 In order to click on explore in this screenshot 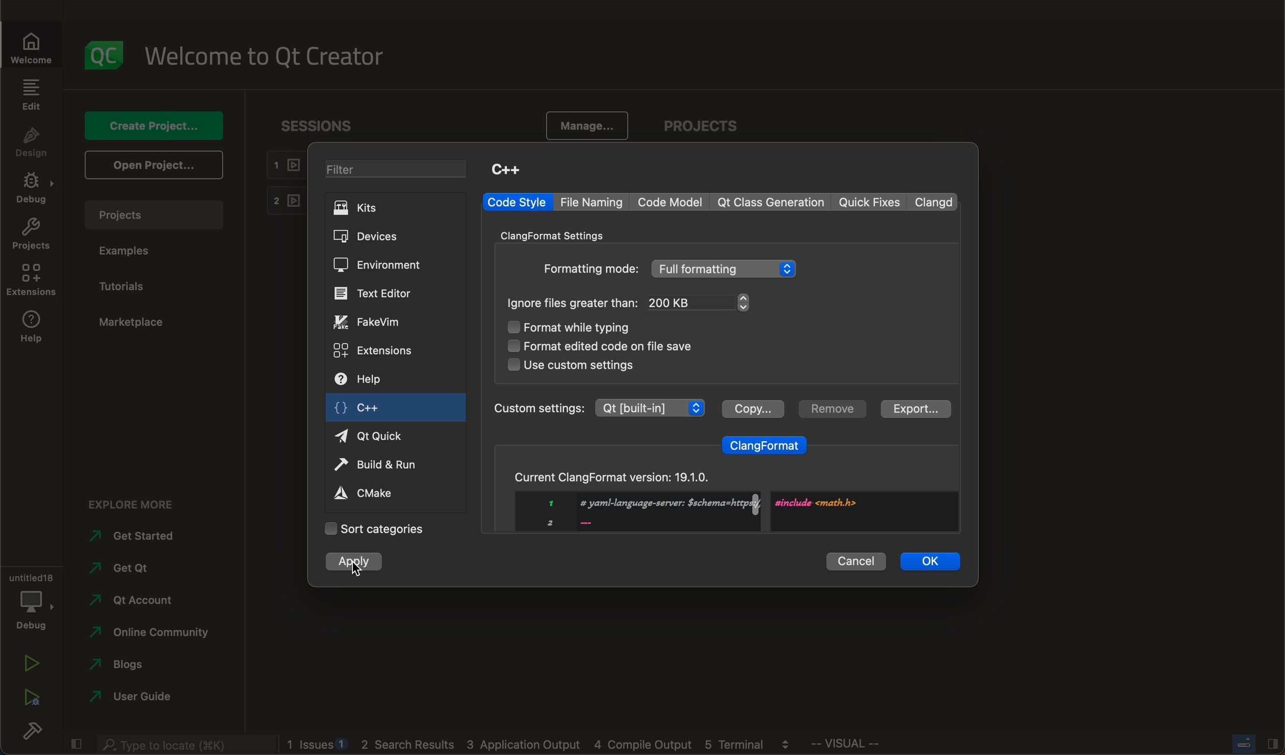, I will do `click(139, 501)`.